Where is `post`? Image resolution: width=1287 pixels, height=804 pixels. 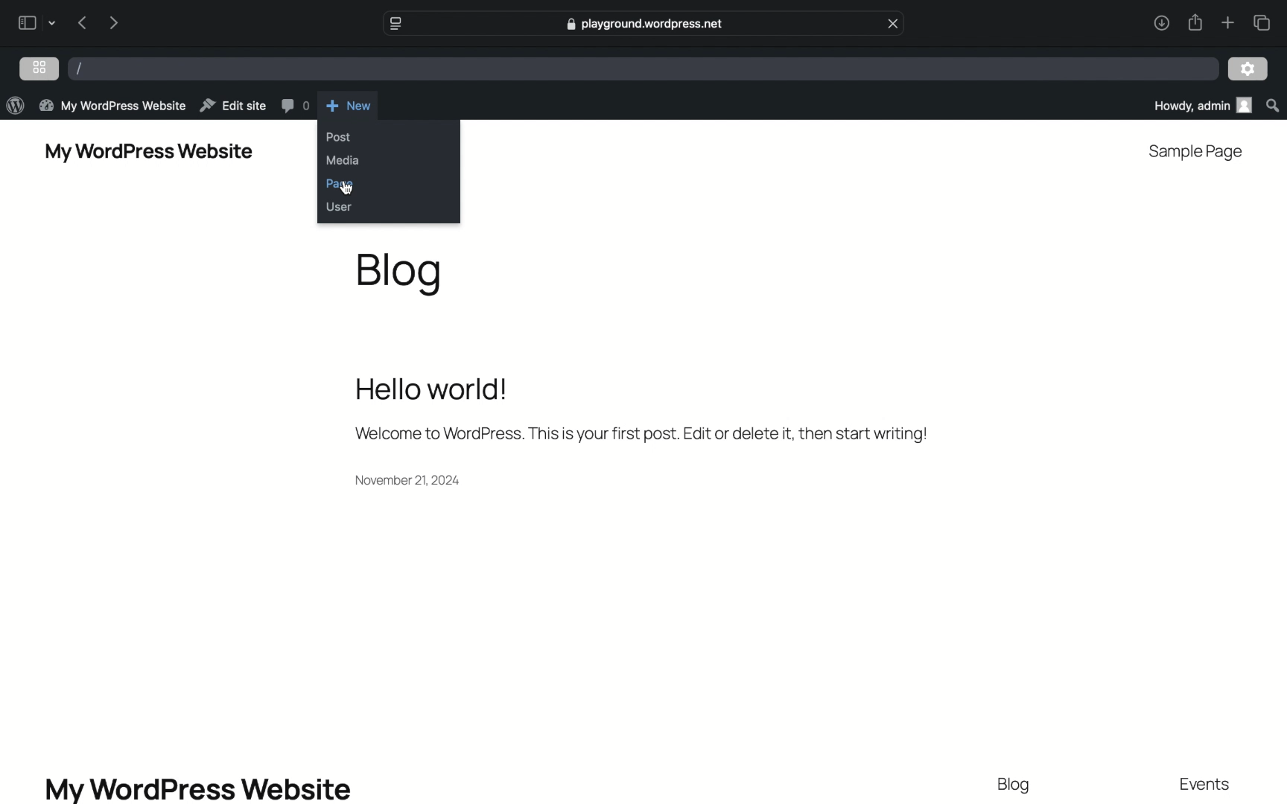
post is located at coordinates (338, 136).